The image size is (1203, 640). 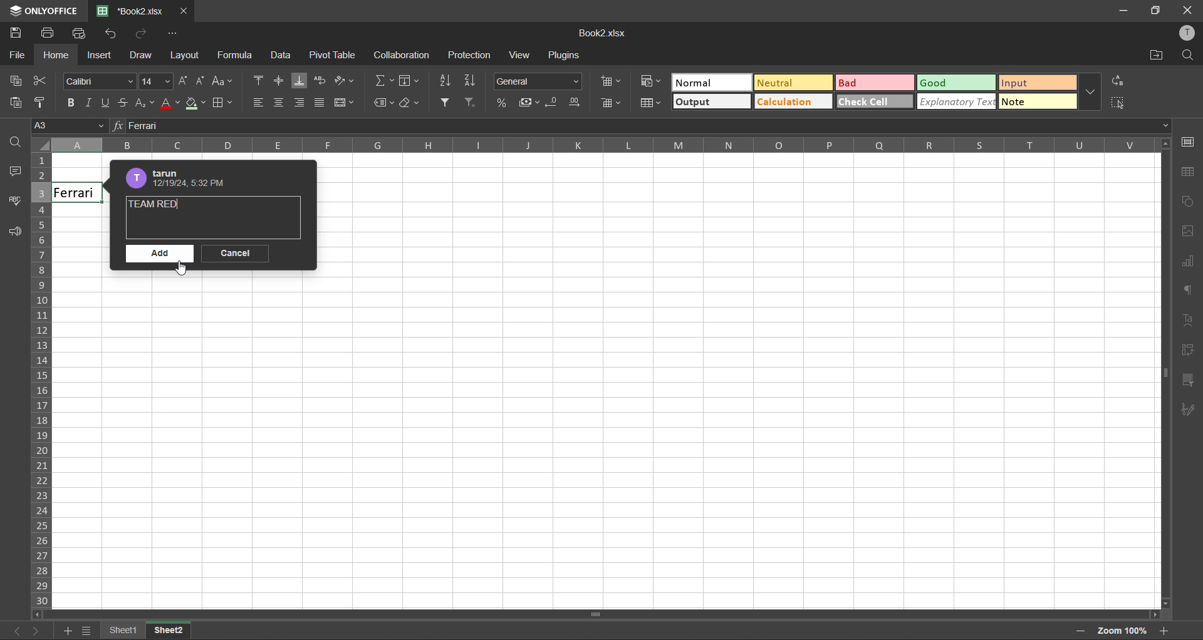 What do you see at coordinates (1118, 83) in the screenshot?
I see `replace` at bounding box center [1118, 83].